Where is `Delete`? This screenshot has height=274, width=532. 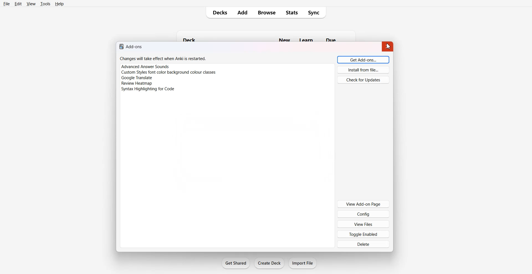 Delete is located at coordinates (363, 244).